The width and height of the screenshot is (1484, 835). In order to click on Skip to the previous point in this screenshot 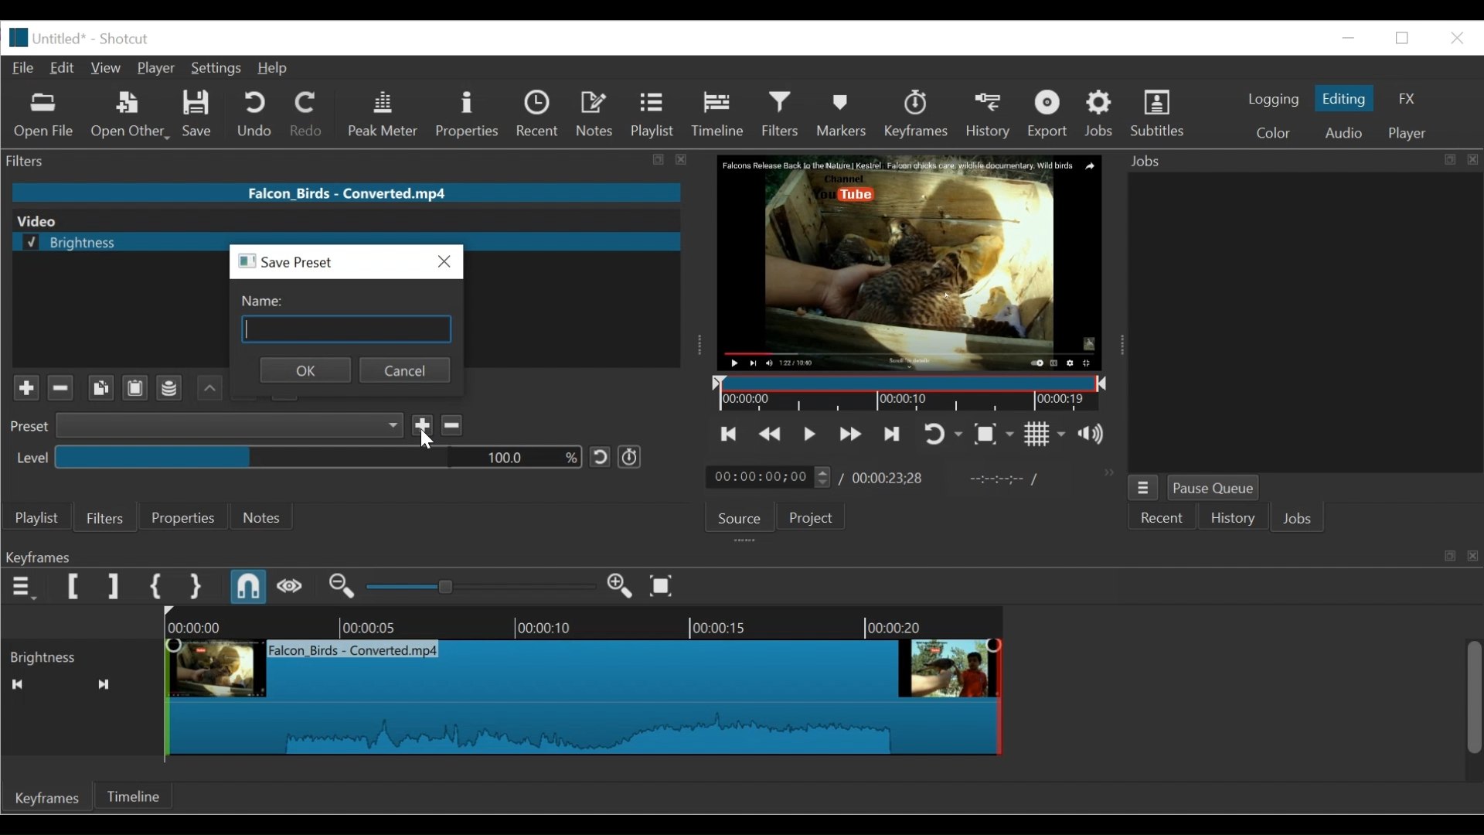, I will do `click(730, 433)`.